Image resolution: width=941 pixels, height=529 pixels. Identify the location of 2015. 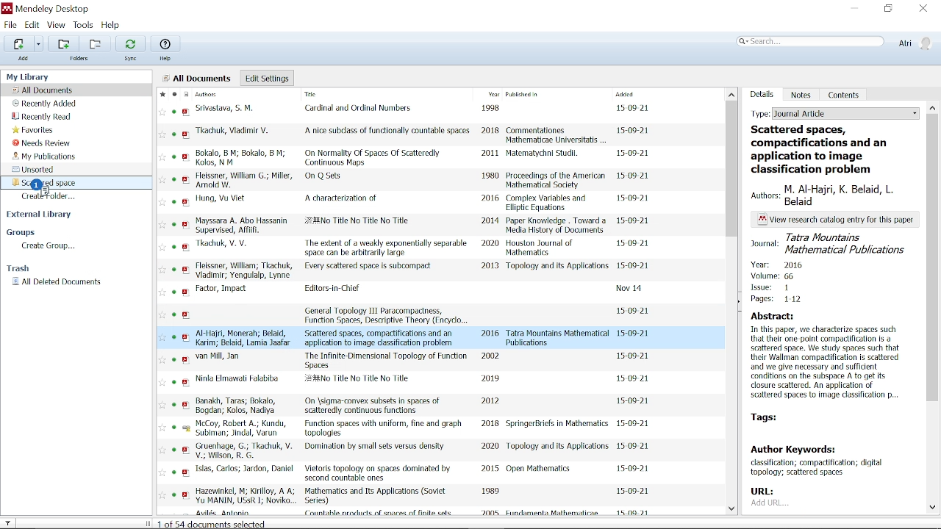
(490, 470).